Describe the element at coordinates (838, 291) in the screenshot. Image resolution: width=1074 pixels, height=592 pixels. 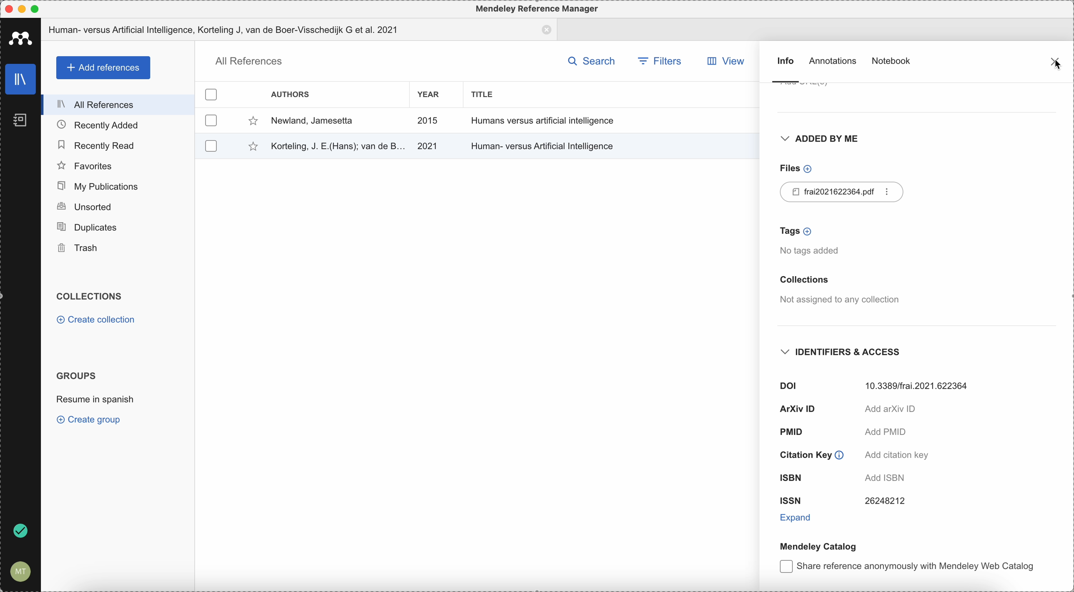
I see `collections not assigned to any collection` at that location.